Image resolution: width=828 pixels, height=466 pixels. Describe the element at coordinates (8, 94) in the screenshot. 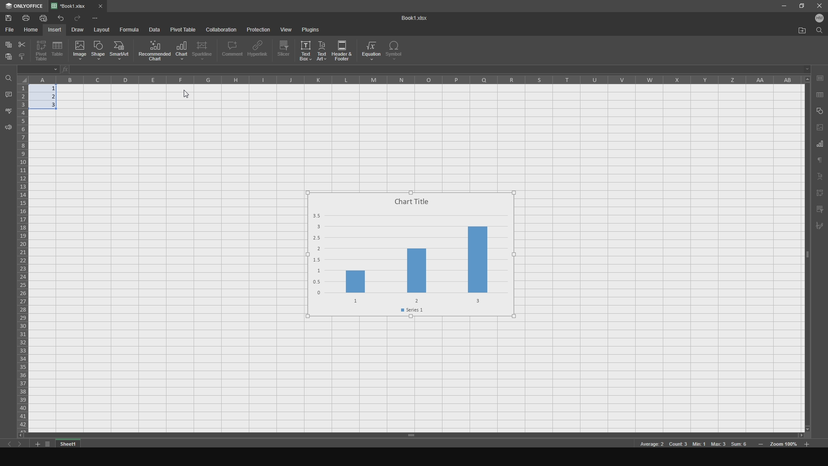

I see `comments` at that location.